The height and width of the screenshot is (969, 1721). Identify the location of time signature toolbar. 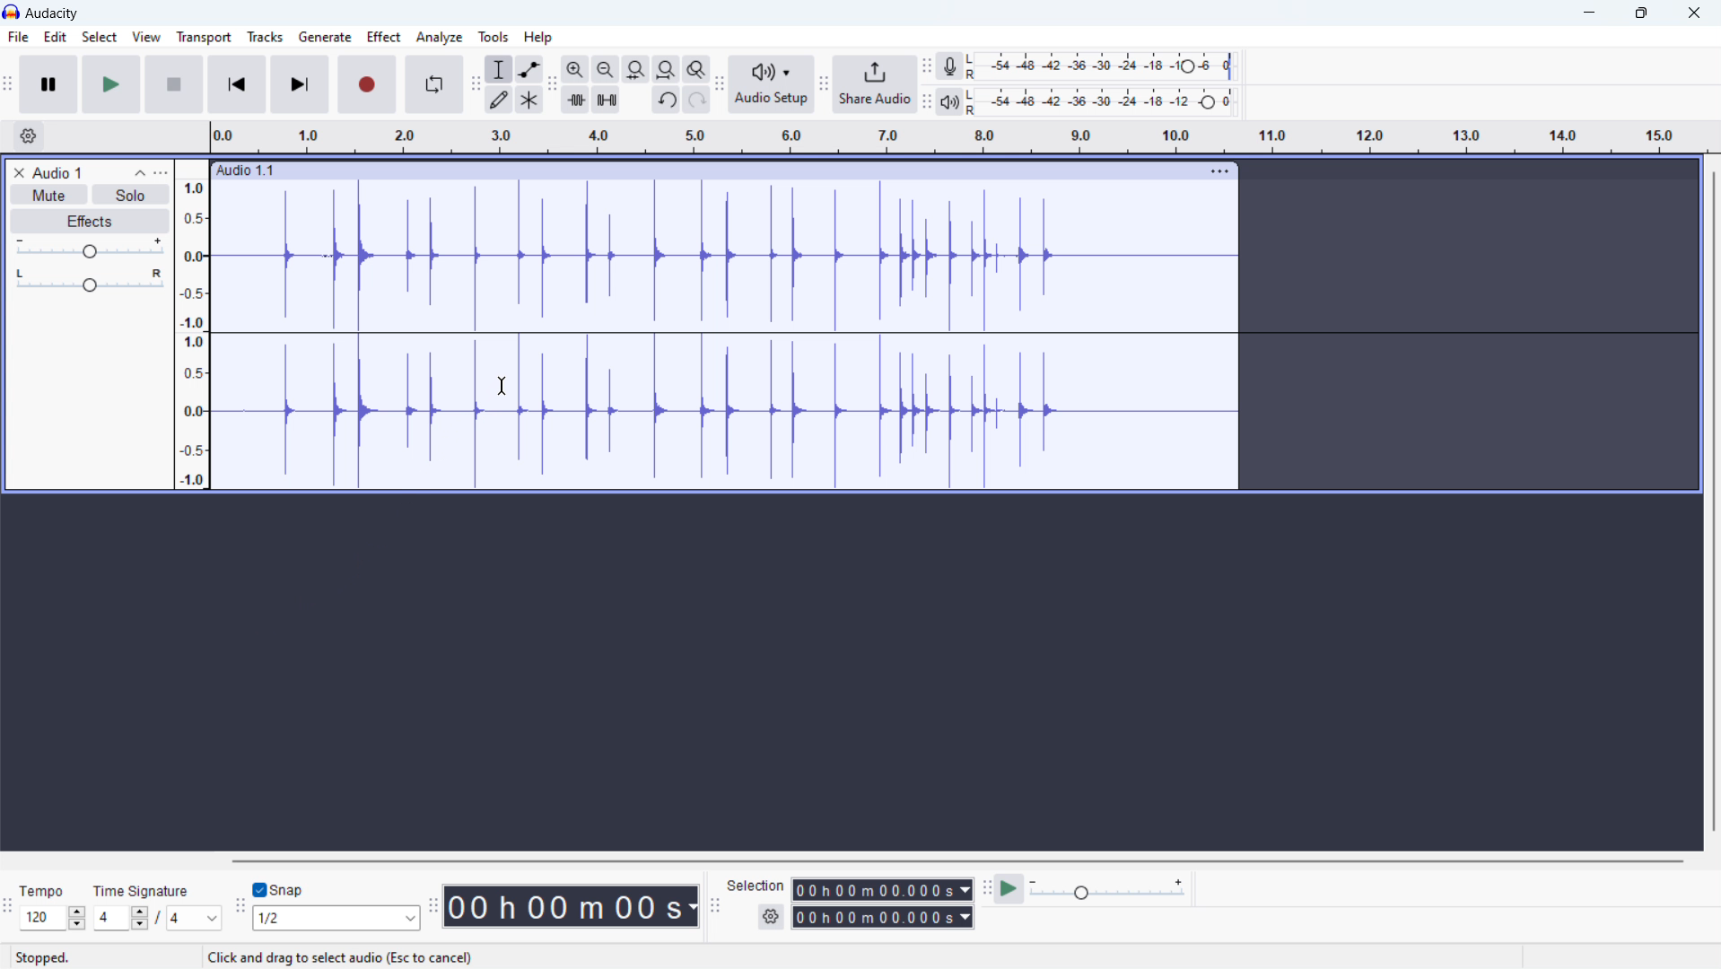
(8, 909).